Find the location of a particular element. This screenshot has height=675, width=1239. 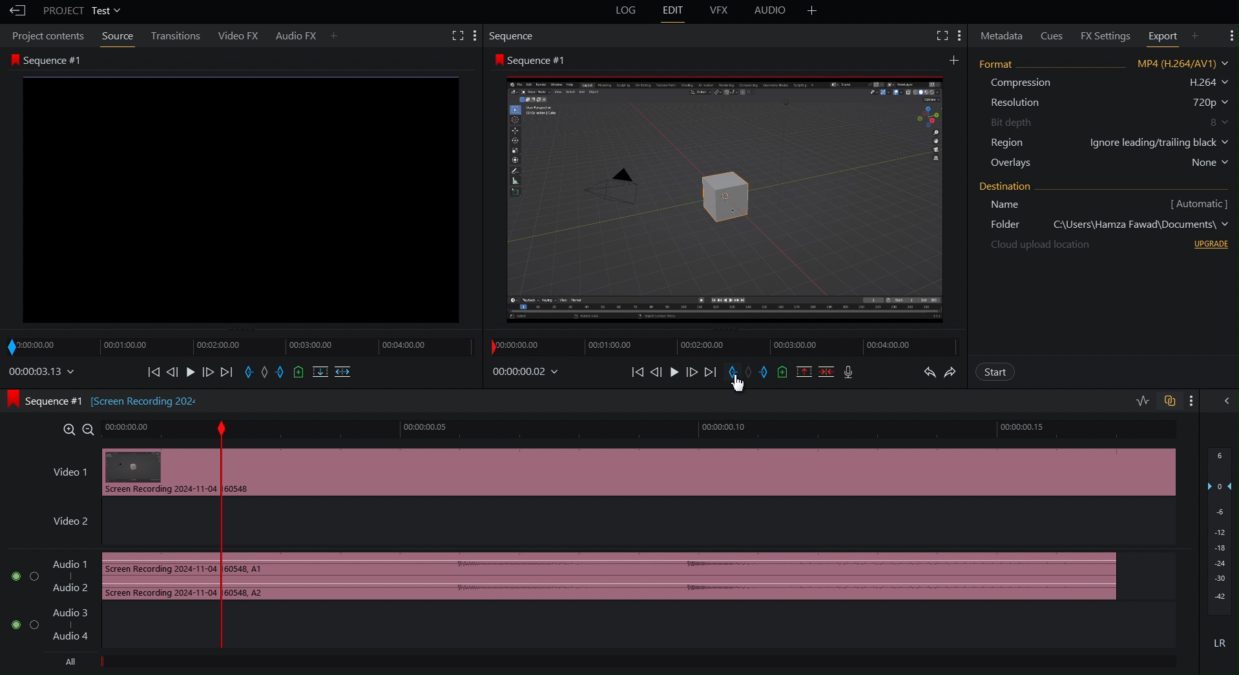

Timeline is located at coordinates (715, 346).